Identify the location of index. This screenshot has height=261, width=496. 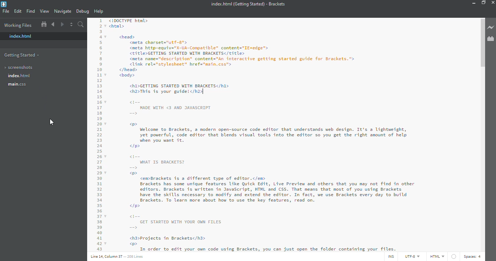
(20, 76).